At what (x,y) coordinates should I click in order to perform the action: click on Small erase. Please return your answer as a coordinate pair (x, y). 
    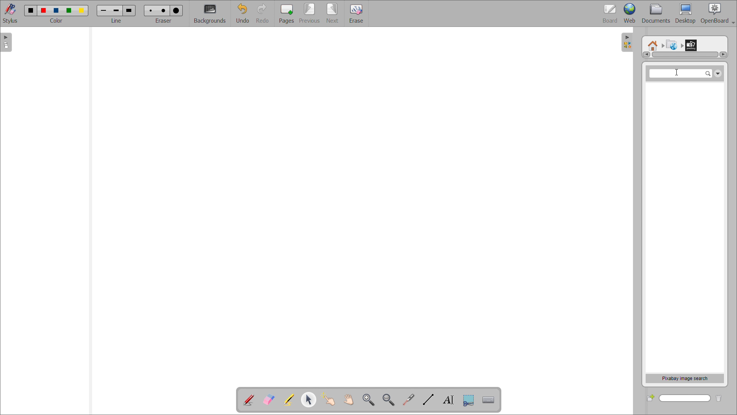
    Looking at the image, I should click on (149, 9).